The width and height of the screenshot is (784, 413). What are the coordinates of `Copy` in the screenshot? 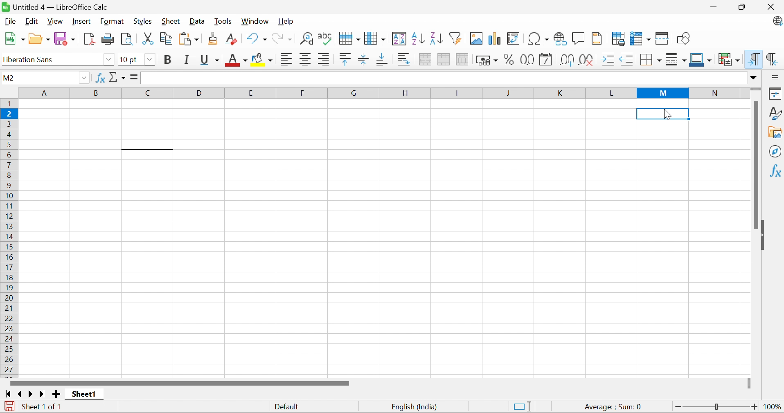 It's located at (167, 38).